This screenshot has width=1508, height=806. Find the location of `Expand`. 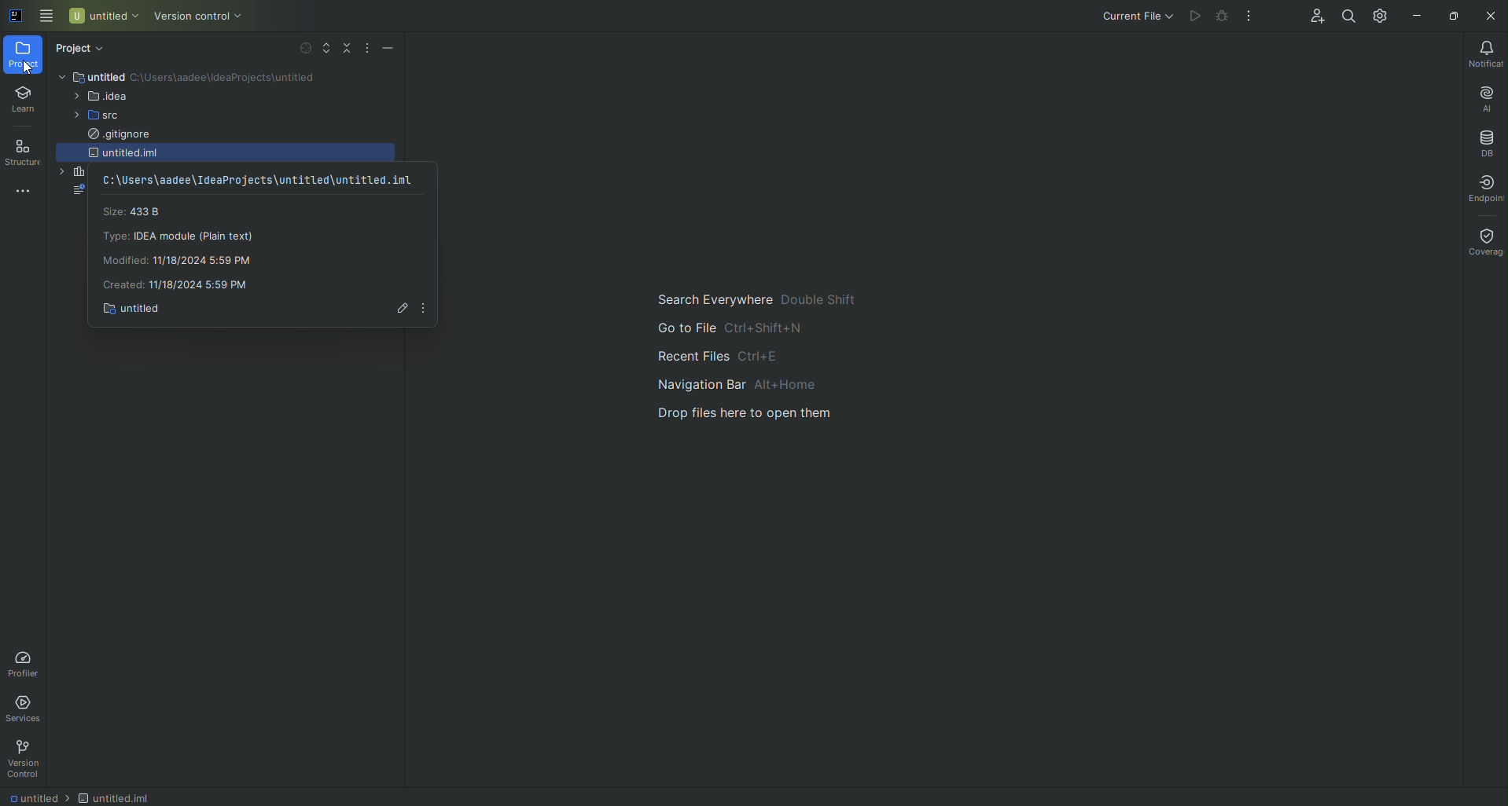

Expand is located at coordinates (321, 49).